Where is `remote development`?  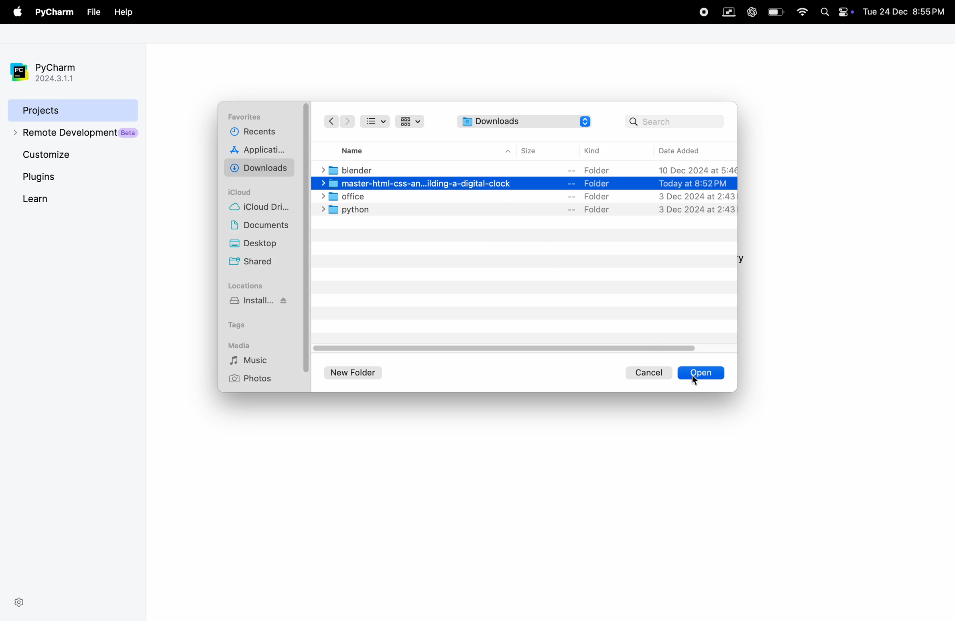 remote development is located at coordinates (73, 132).